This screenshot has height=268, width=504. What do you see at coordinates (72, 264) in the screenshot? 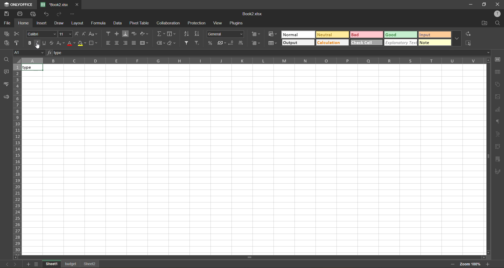
I see `sheet names` at bounding box center [72, 264].